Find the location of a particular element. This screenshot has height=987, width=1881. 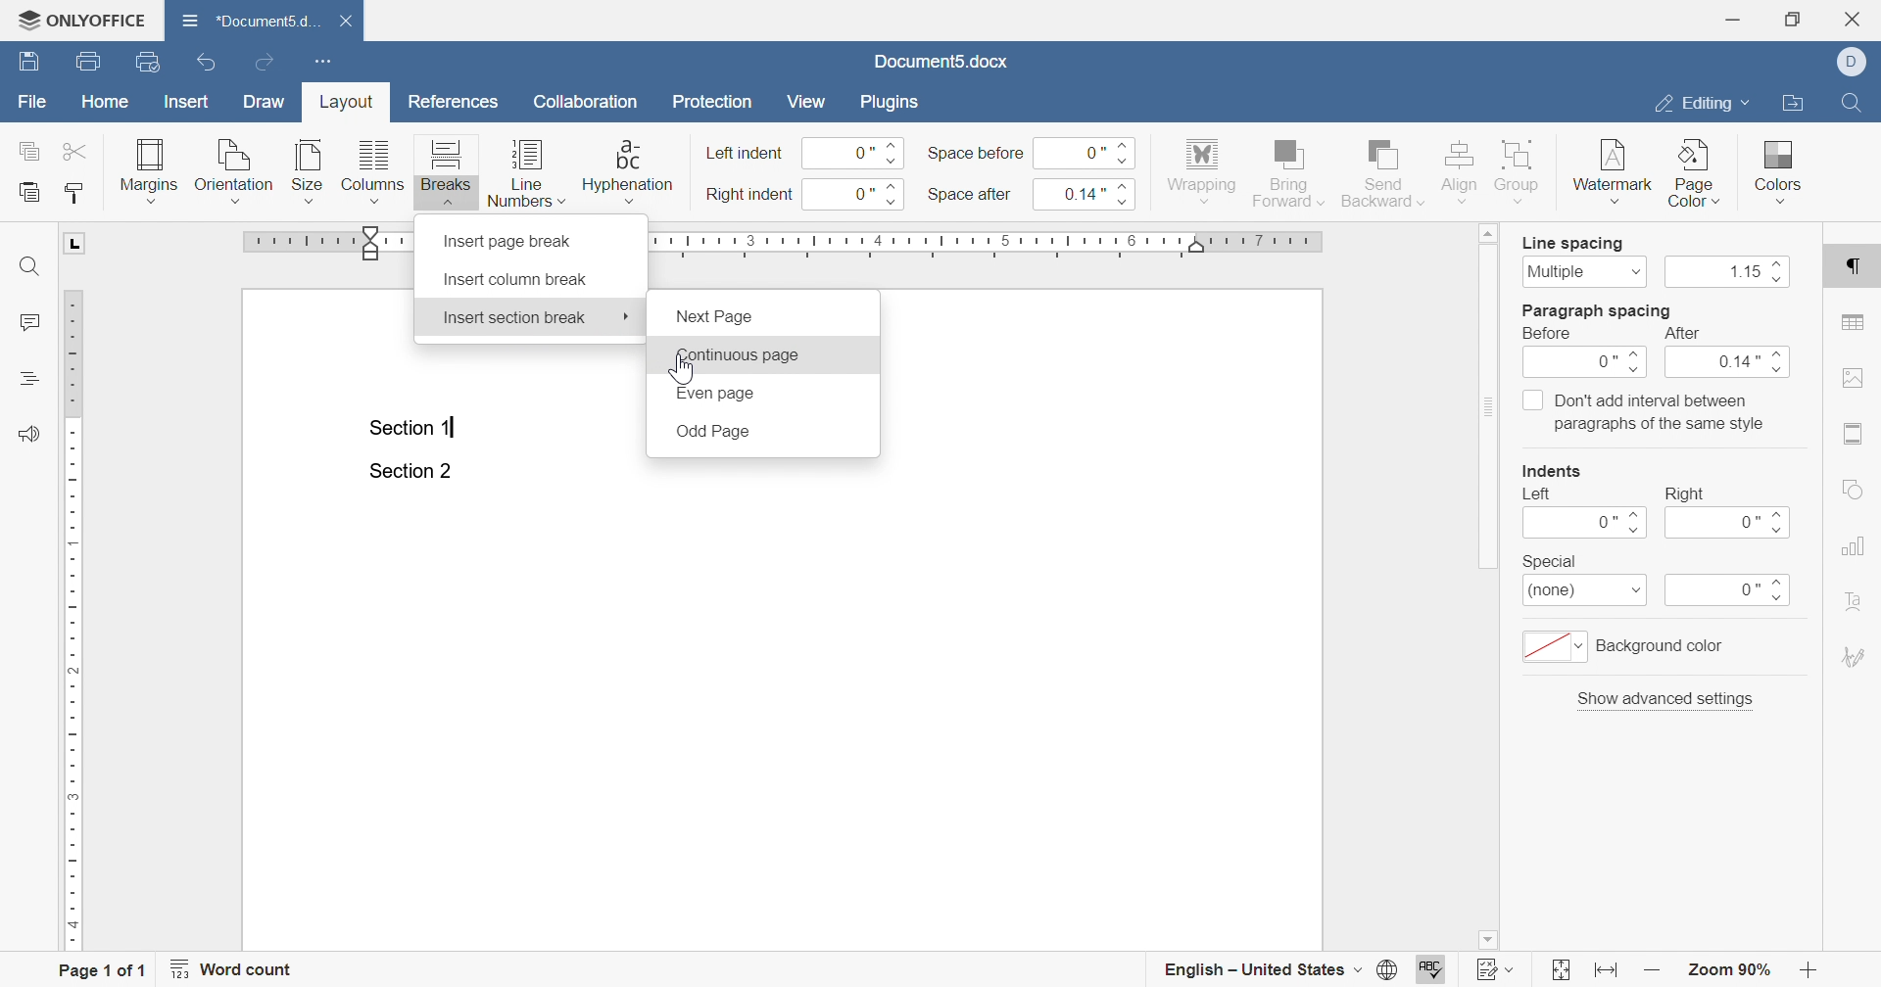

breaks is located at coordinates (447, 171).